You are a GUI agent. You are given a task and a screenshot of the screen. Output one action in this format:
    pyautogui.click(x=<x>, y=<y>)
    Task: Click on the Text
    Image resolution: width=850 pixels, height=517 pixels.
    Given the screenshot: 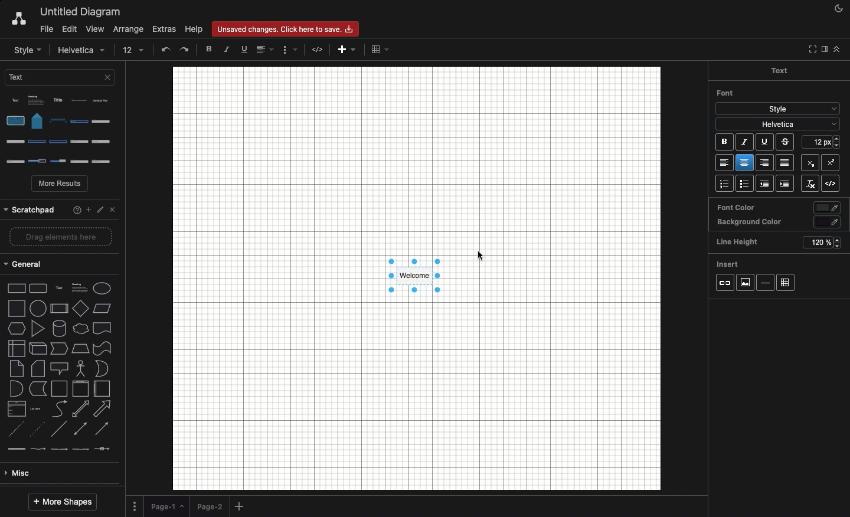 What is the action you would take?
    pyautogui.click(x=62, y=80)
    